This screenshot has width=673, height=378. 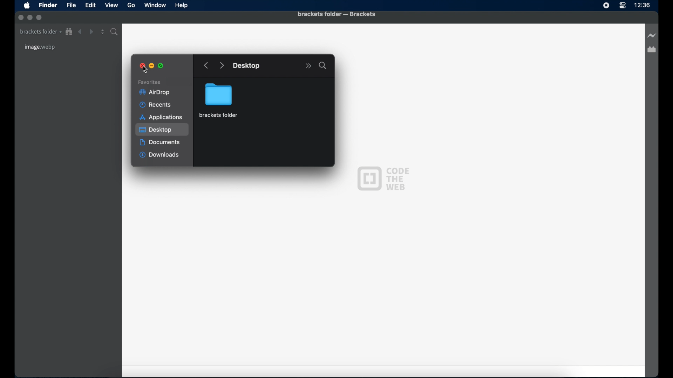 What do you see at coordinates (160, 142) in the screenshot?
I see `documents` at bounding box center [160, 142].